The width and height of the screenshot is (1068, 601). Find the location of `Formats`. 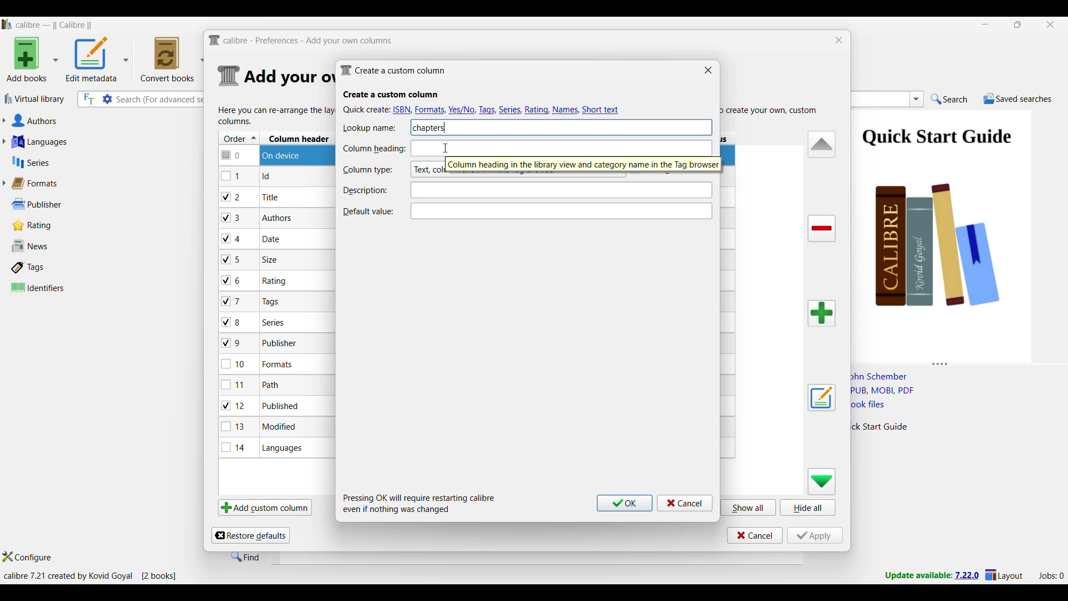

Formats is located at coordinates (39, 183).